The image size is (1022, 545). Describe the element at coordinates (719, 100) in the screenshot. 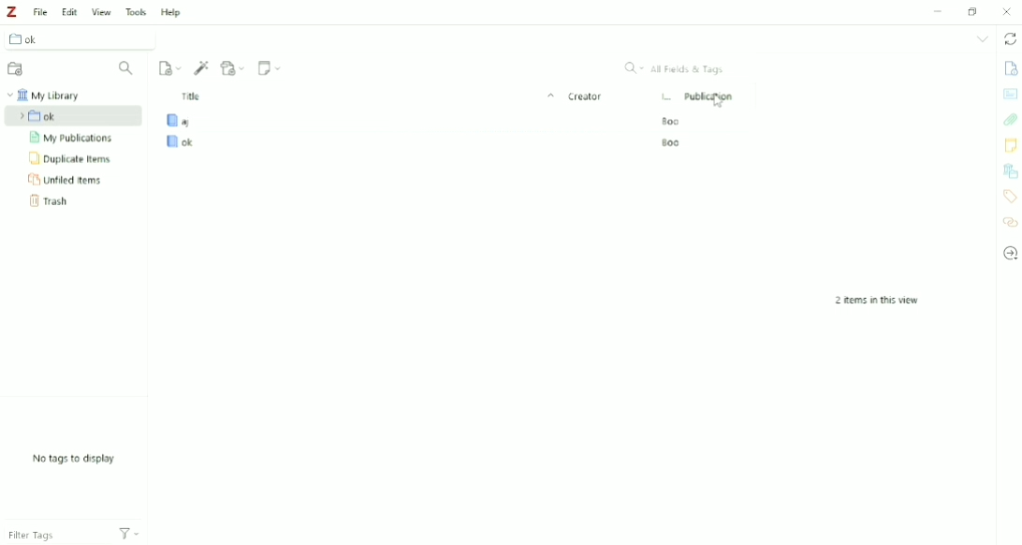

I see `Cursor` at that location.